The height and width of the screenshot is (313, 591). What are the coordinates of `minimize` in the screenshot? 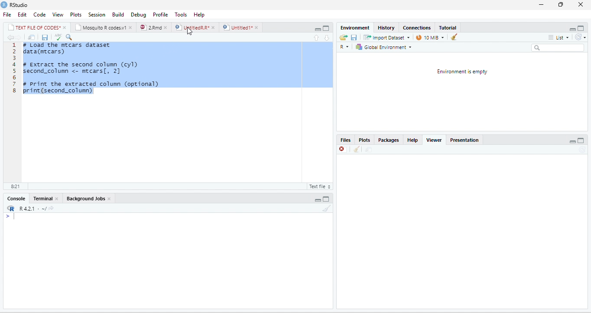 It's located at (327, 28).